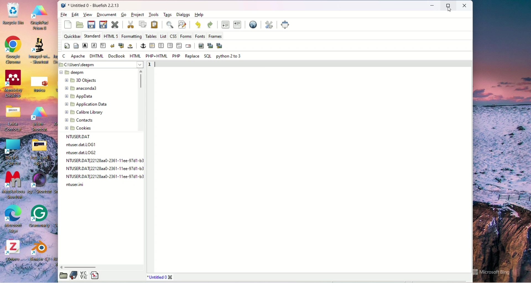  I want to click on project, so click(137, 14).